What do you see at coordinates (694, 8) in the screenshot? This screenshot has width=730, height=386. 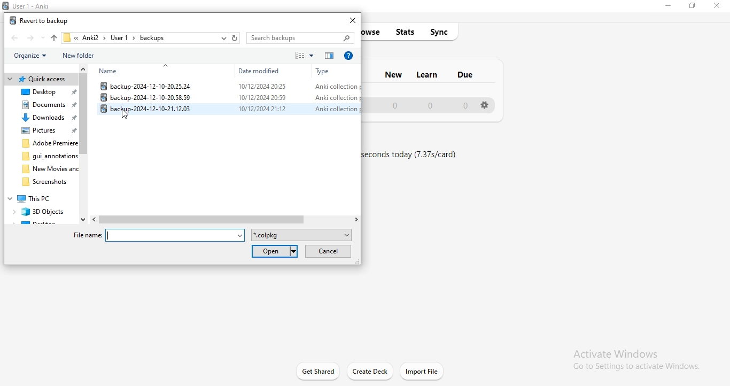 I see `restore` at bounding box center [694, 8].